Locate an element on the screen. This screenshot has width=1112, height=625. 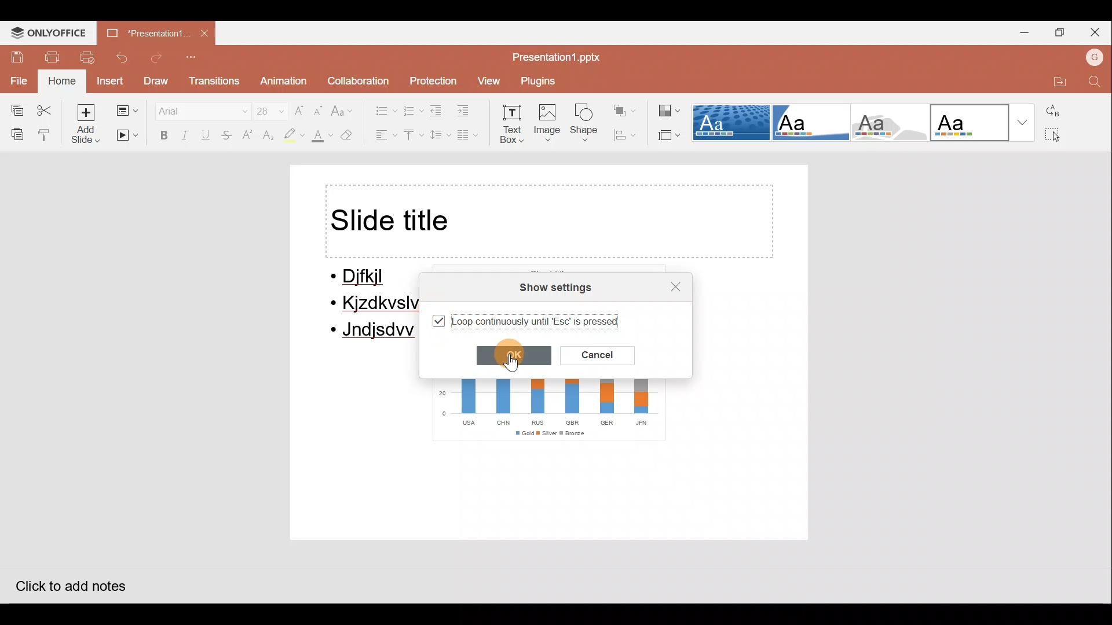
Jndjsdw is located at coordinates (374, 332).